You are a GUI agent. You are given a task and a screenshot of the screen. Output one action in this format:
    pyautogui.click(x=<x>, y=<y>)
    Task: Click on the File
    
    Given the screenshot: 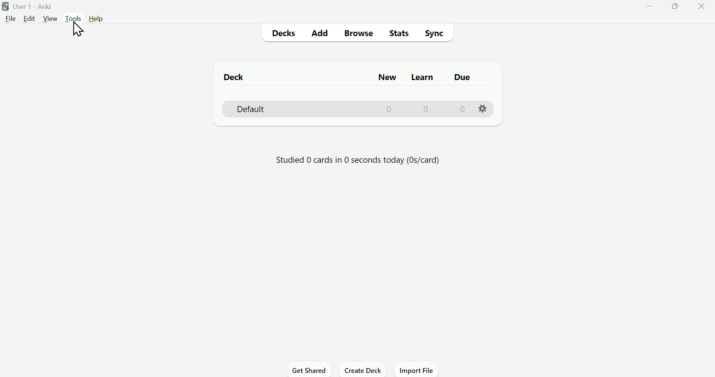 What is the action you would take?
    pyautogui.click(x=9, y=23)
    